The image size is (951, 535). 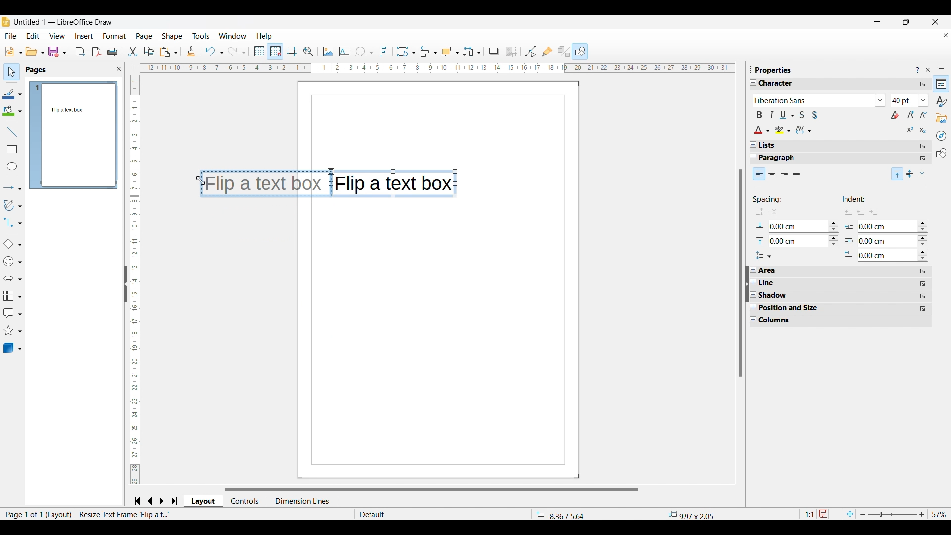 I want to click on Select at least three objects to distribute, so click(x=472, y=52).